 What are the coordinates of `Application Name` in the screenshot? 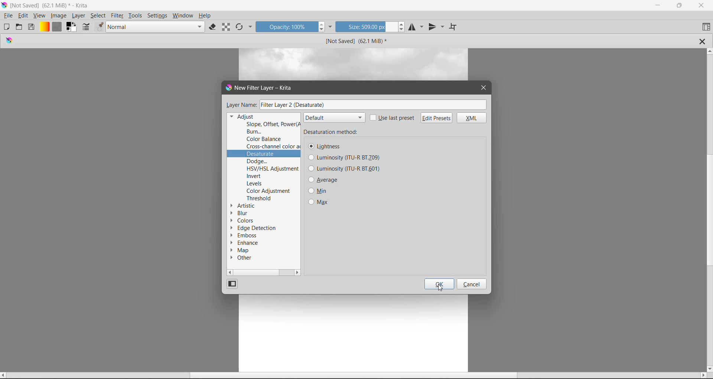 It's located at (51, 5).